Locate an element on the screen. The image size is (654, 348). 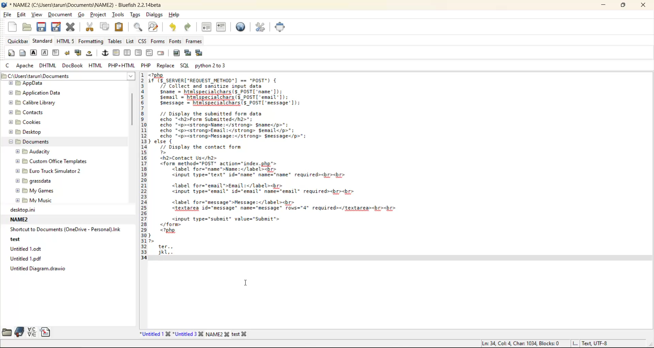
NAME2 is located at coordinates (219, 334).